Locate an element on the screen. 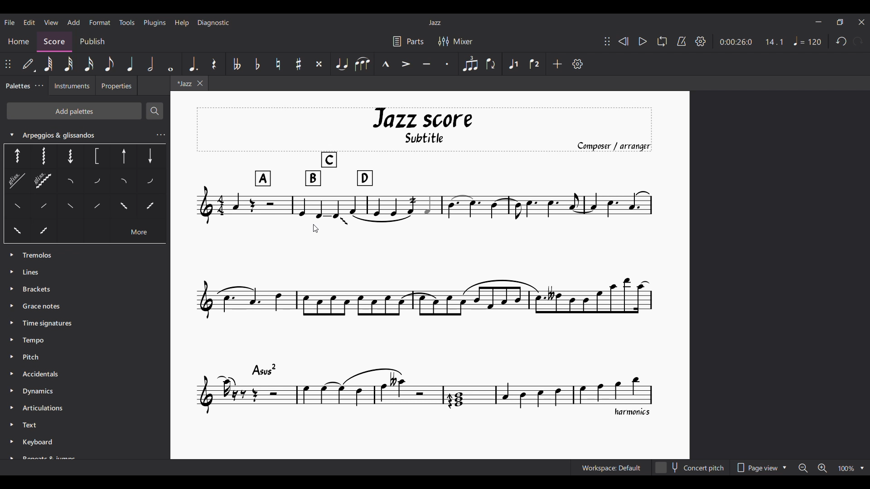  Settings is located at coordinates (701, 41).